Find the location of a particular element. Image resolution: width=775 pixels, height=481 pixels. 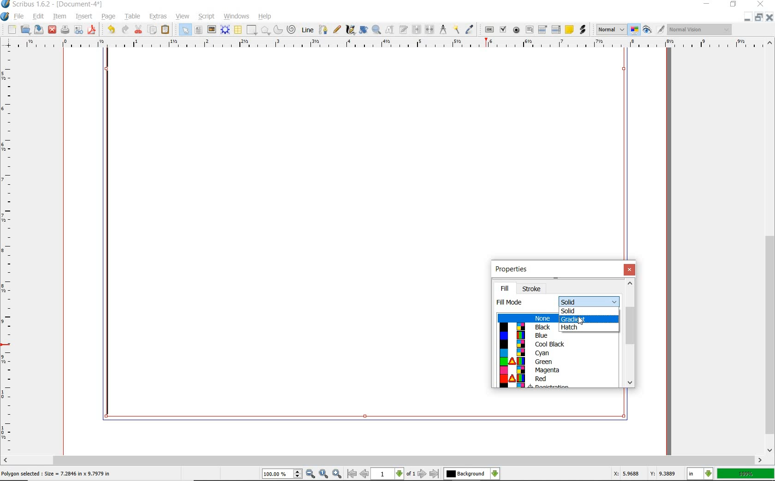

go to last page is located at coordinates (434, 474).